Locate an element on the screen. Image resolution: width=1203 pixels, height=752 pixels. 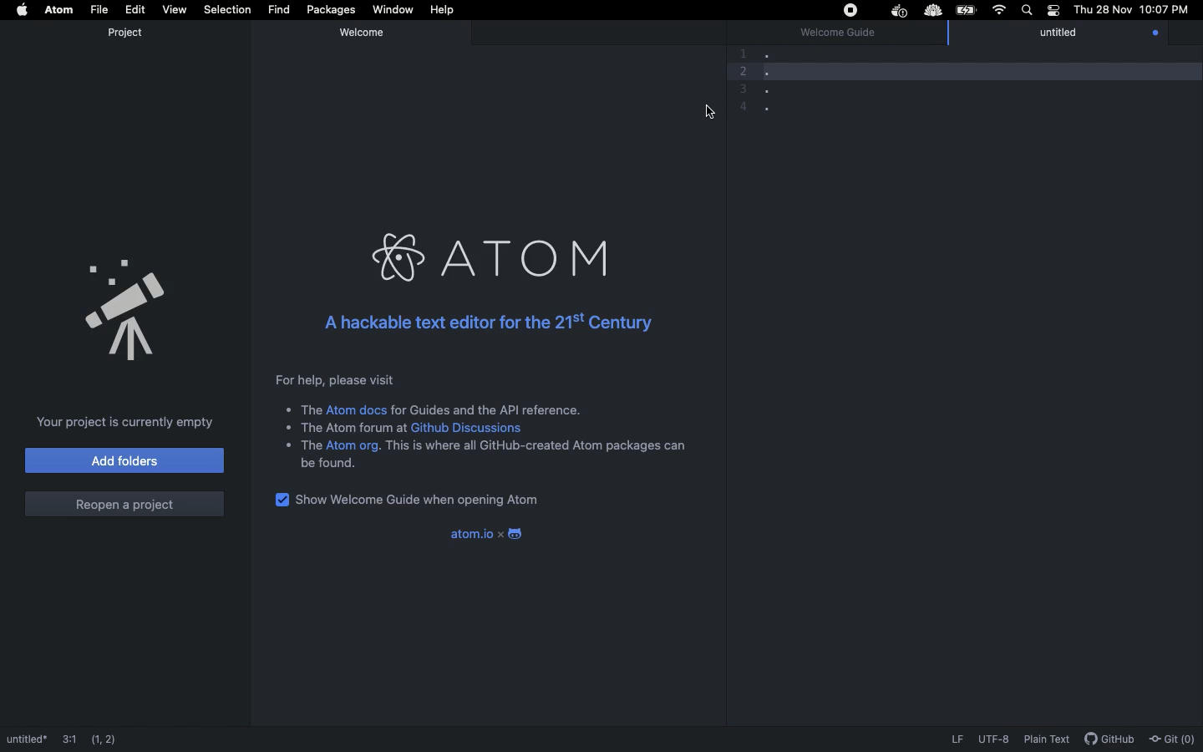
Logo is located at coordinates (514, 531).